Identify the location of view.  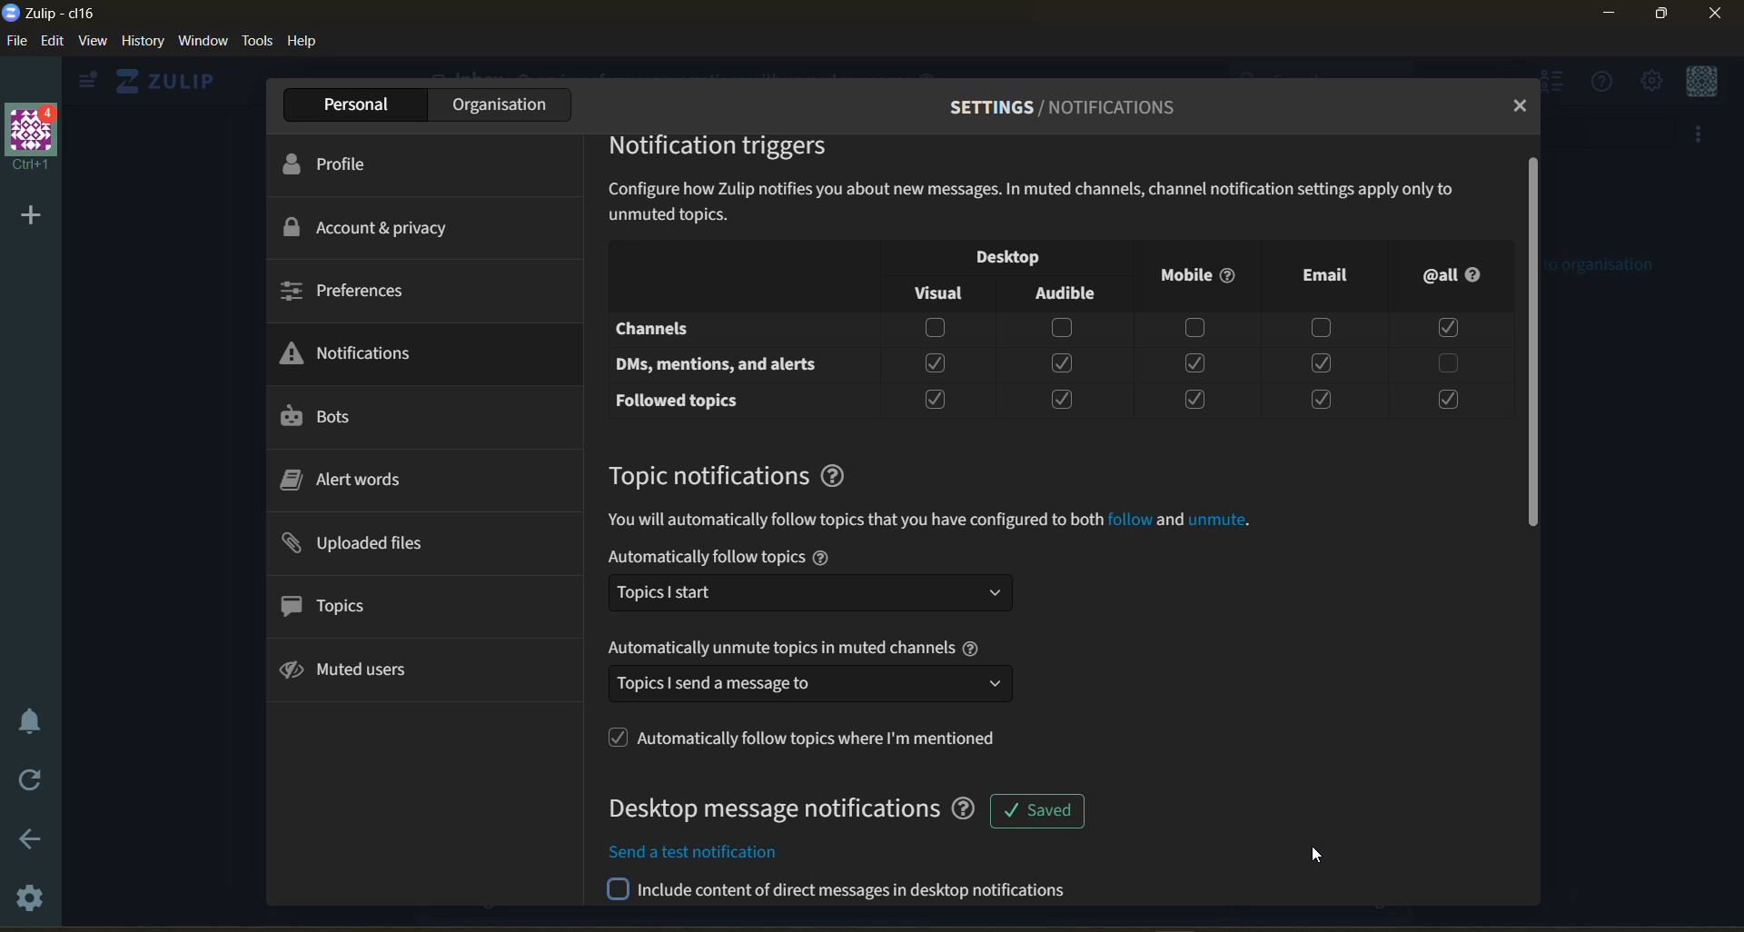
(96, 43).